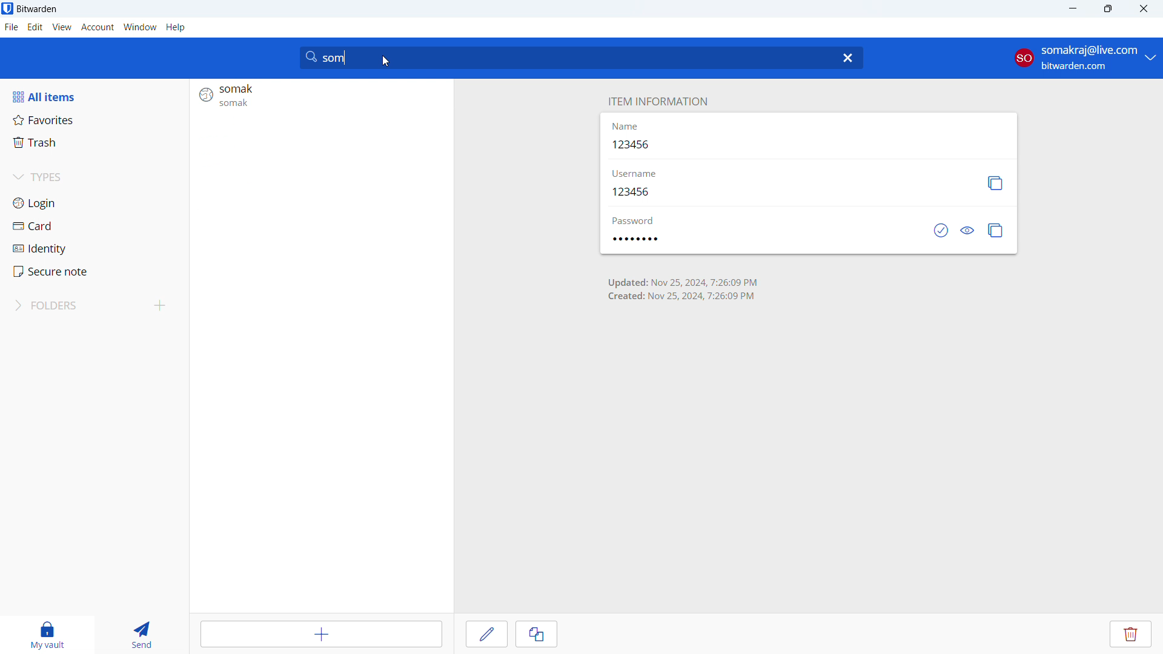  What do you see at coordinates (637, 192) in the screenshot?
I see `123456` at bounding box center [637, 192].